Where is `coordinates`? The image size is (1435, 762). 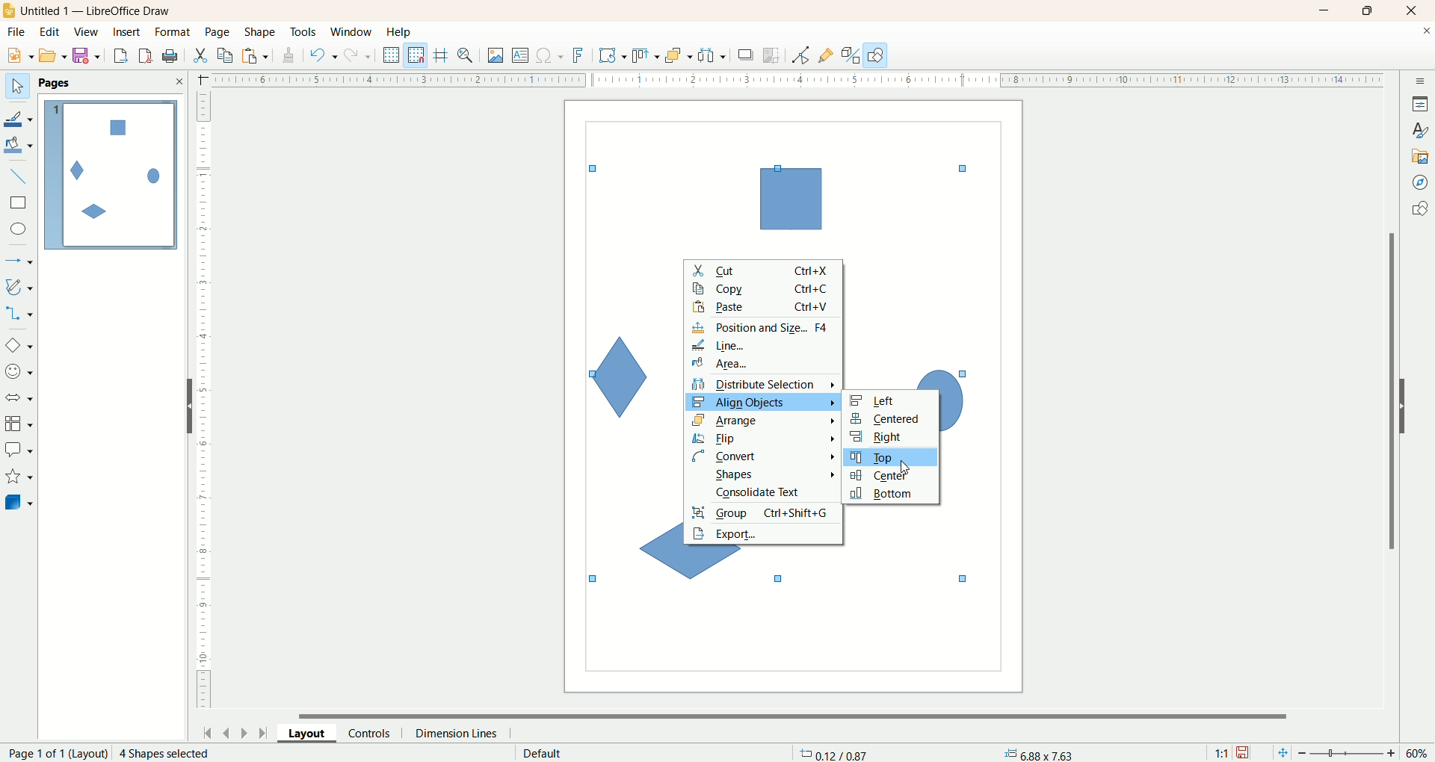
coordinates is located at coordinates (836, 753).